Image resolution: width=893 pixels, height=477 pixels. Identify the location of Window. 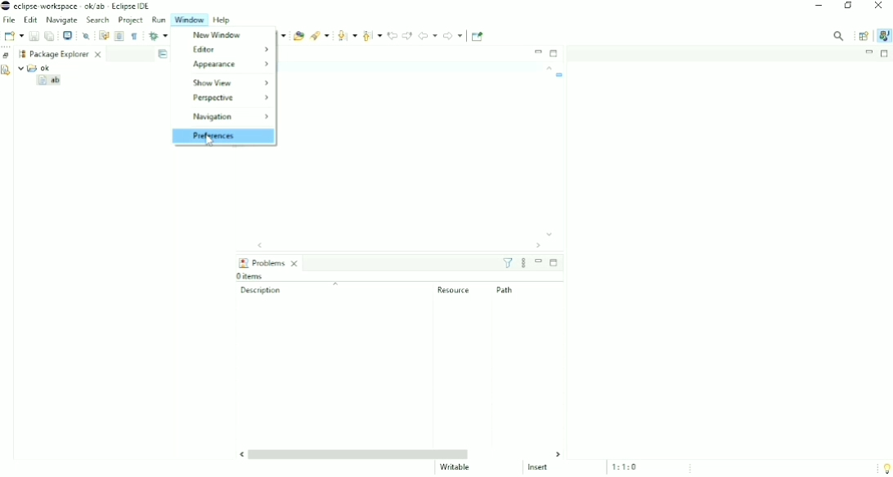
(189, 20).